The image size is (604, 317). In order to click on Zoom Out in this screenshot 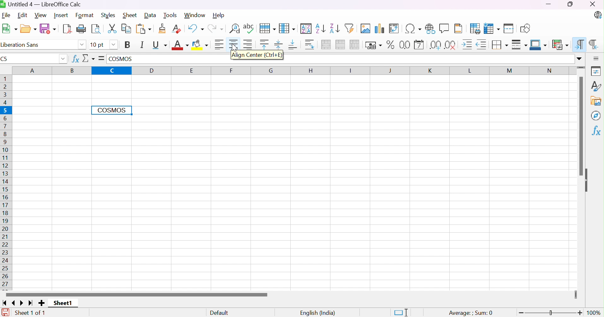, I will do `click(519, 313)`.